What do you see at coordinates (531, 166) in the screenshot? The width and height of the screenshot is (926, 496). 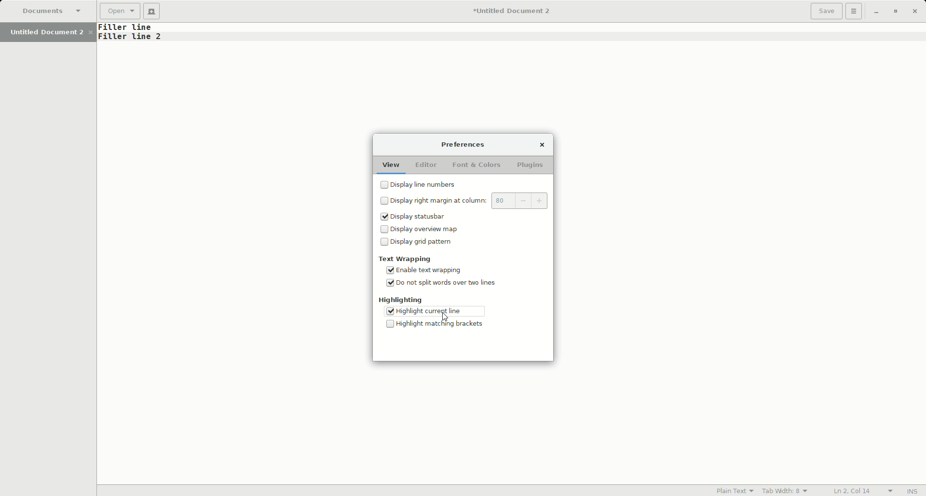 I see `Plugins` at bounding box center [531, 166].